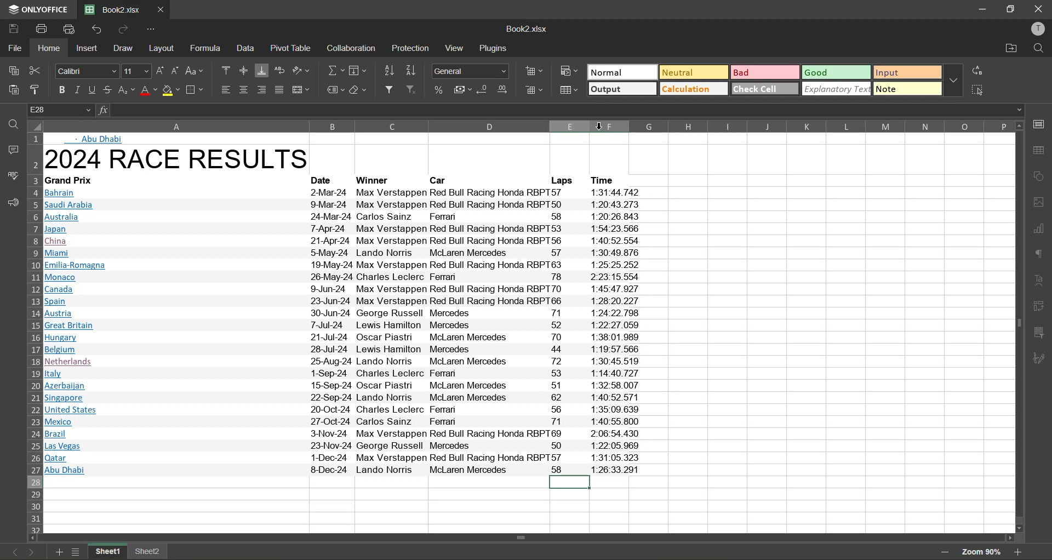 This screenshot has height=560, width=1052. I want to click on paste, so click(12, 90).